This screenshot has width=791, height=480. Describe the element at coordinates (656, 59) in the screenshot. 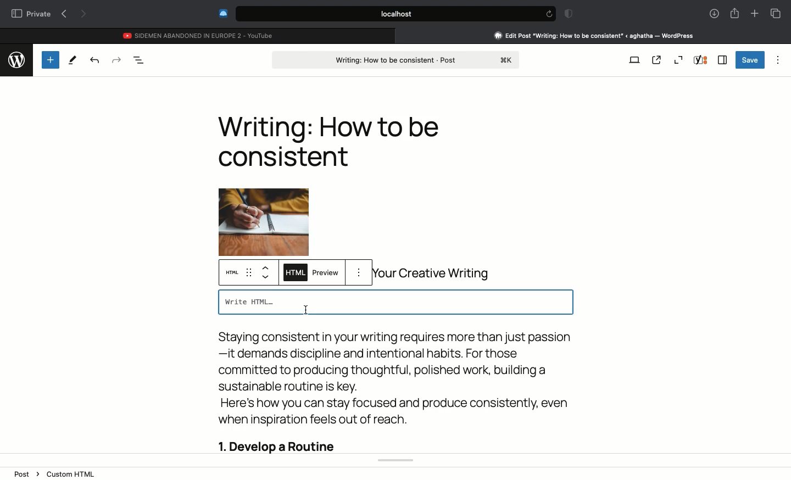

I see `View post` at that location.